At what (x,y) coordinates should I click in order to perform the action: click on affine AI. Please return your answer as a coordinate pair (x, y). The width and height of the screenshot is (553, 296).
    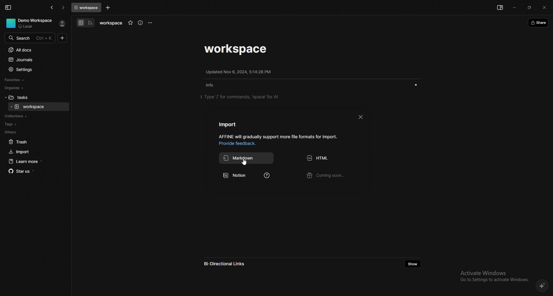
    Looking at the image, I should click on (542, 285).